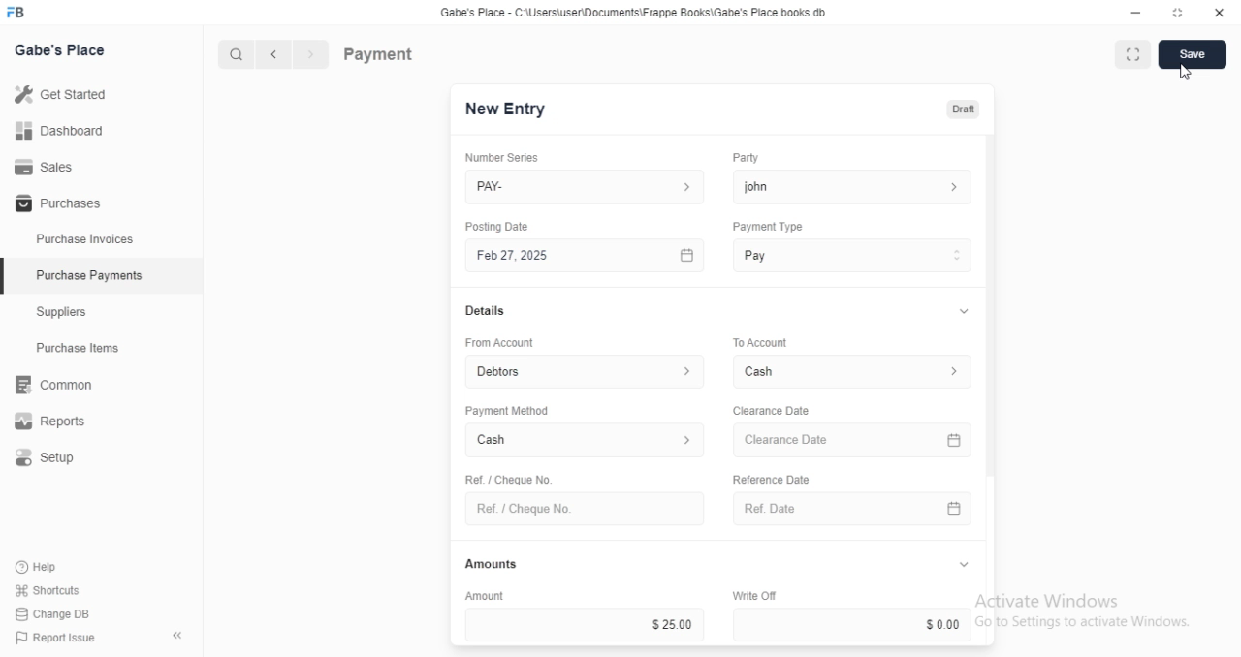  What do you see at coordinates (1176, 13) in the screenshot?
I see `resize` at bounding box center [1176, 13].